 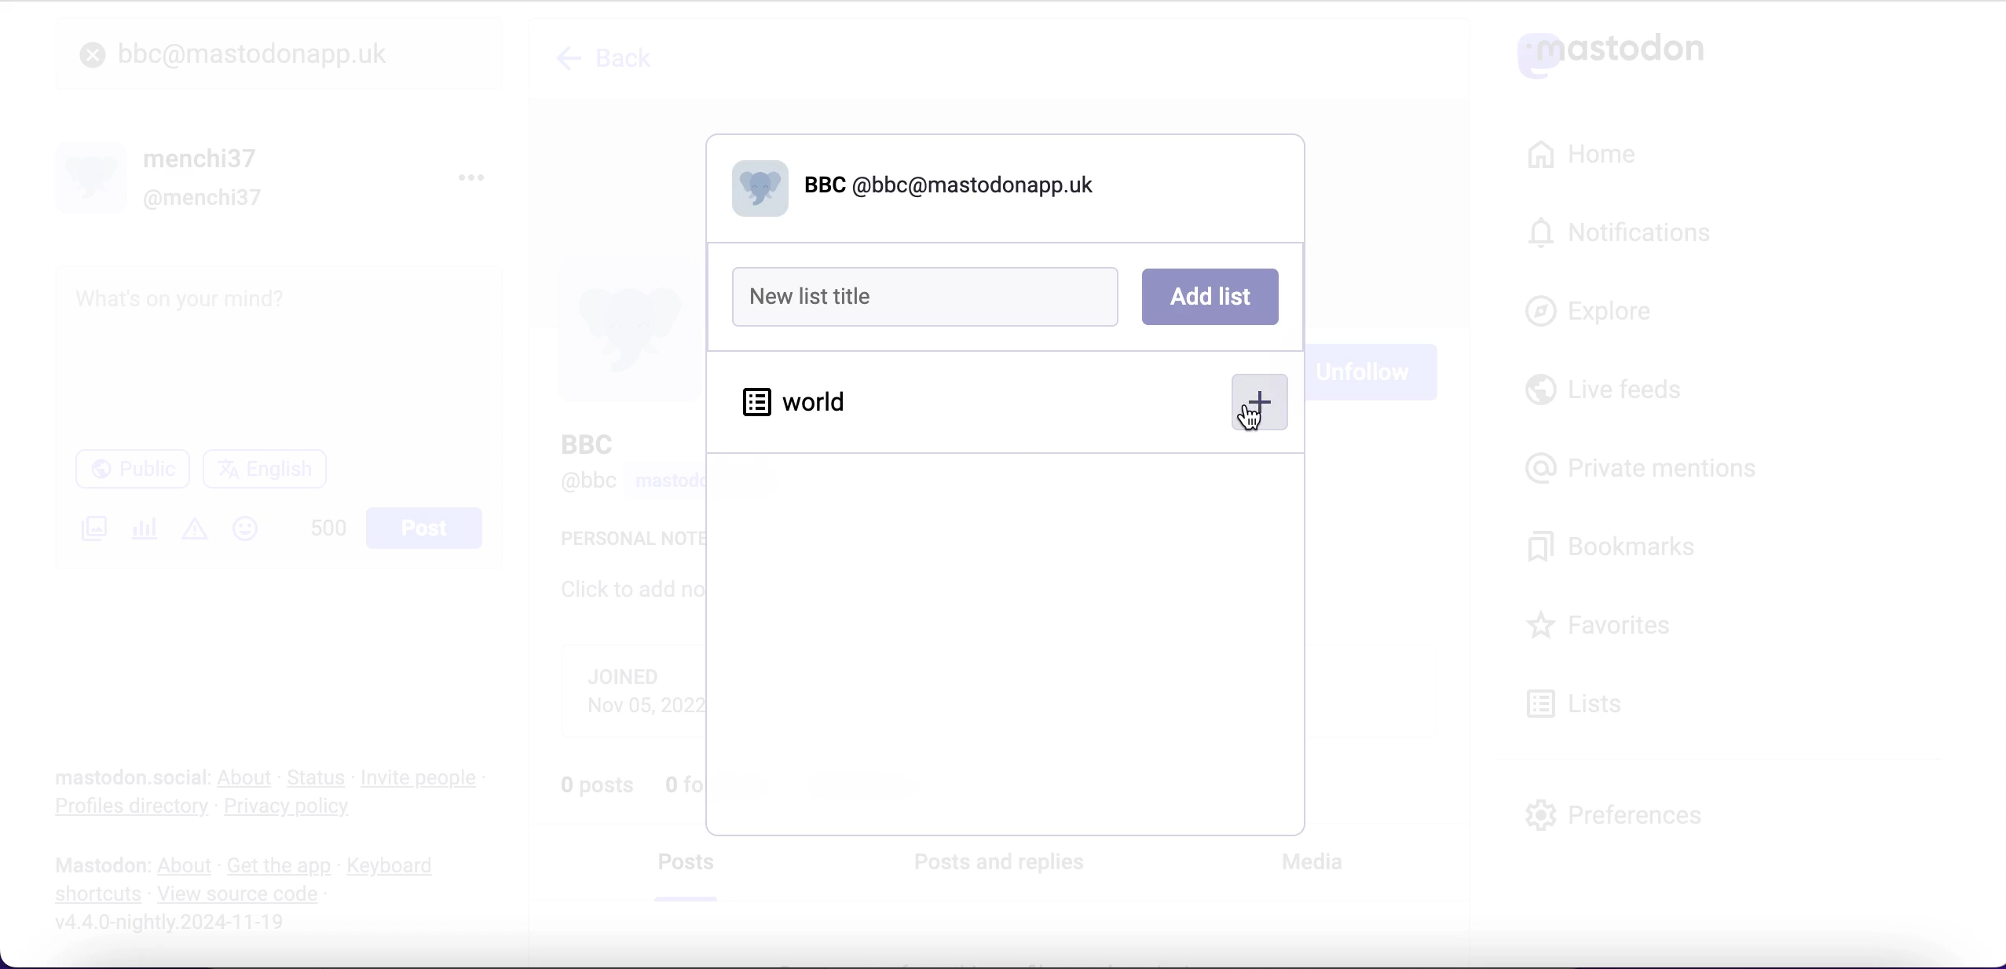 I want to click on view source code, so click(x=243, y=895).